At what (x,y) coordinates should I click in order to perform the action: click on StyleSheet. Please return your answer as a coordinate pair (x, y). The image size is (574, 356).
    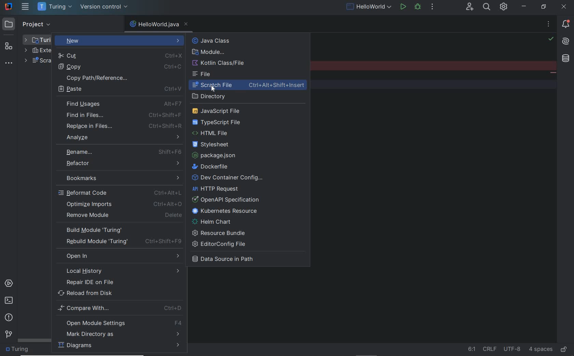
    Looking at the image, I should click on (214, 145).